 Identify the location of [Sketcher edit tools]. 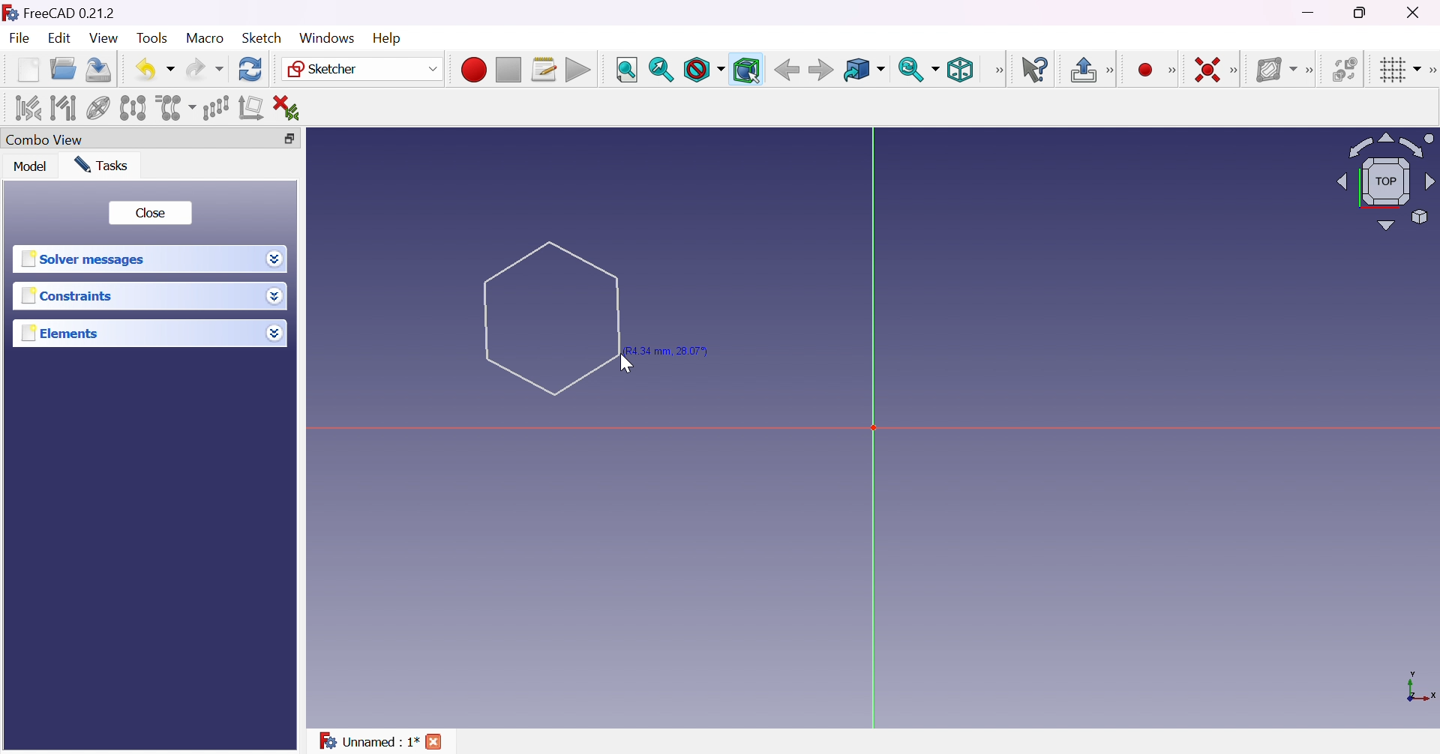
(1431, 70).